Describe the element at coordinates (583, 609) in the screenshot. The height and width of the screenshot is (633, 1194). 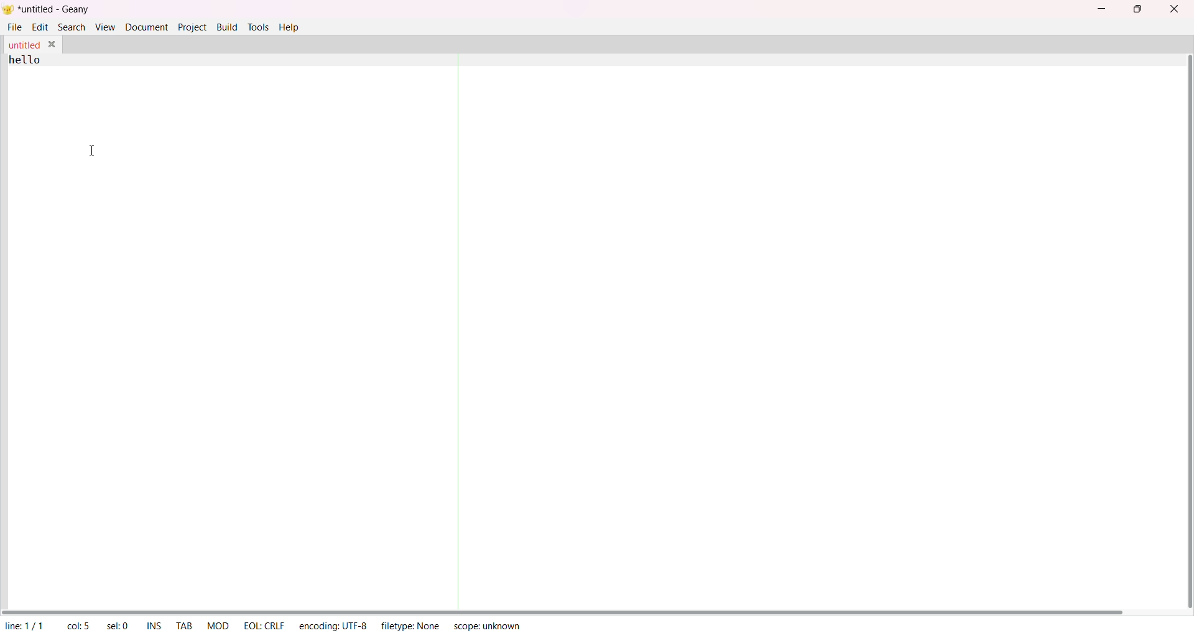
I see `horizontal scroll bar` at that location.